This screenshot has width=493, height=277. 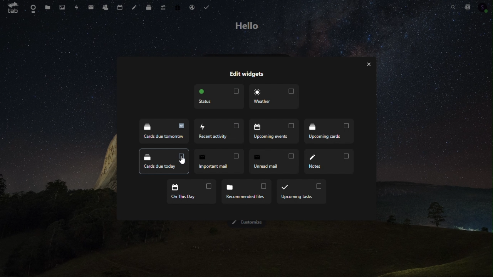 I want to click on cursor, so click(x=182, y=161).